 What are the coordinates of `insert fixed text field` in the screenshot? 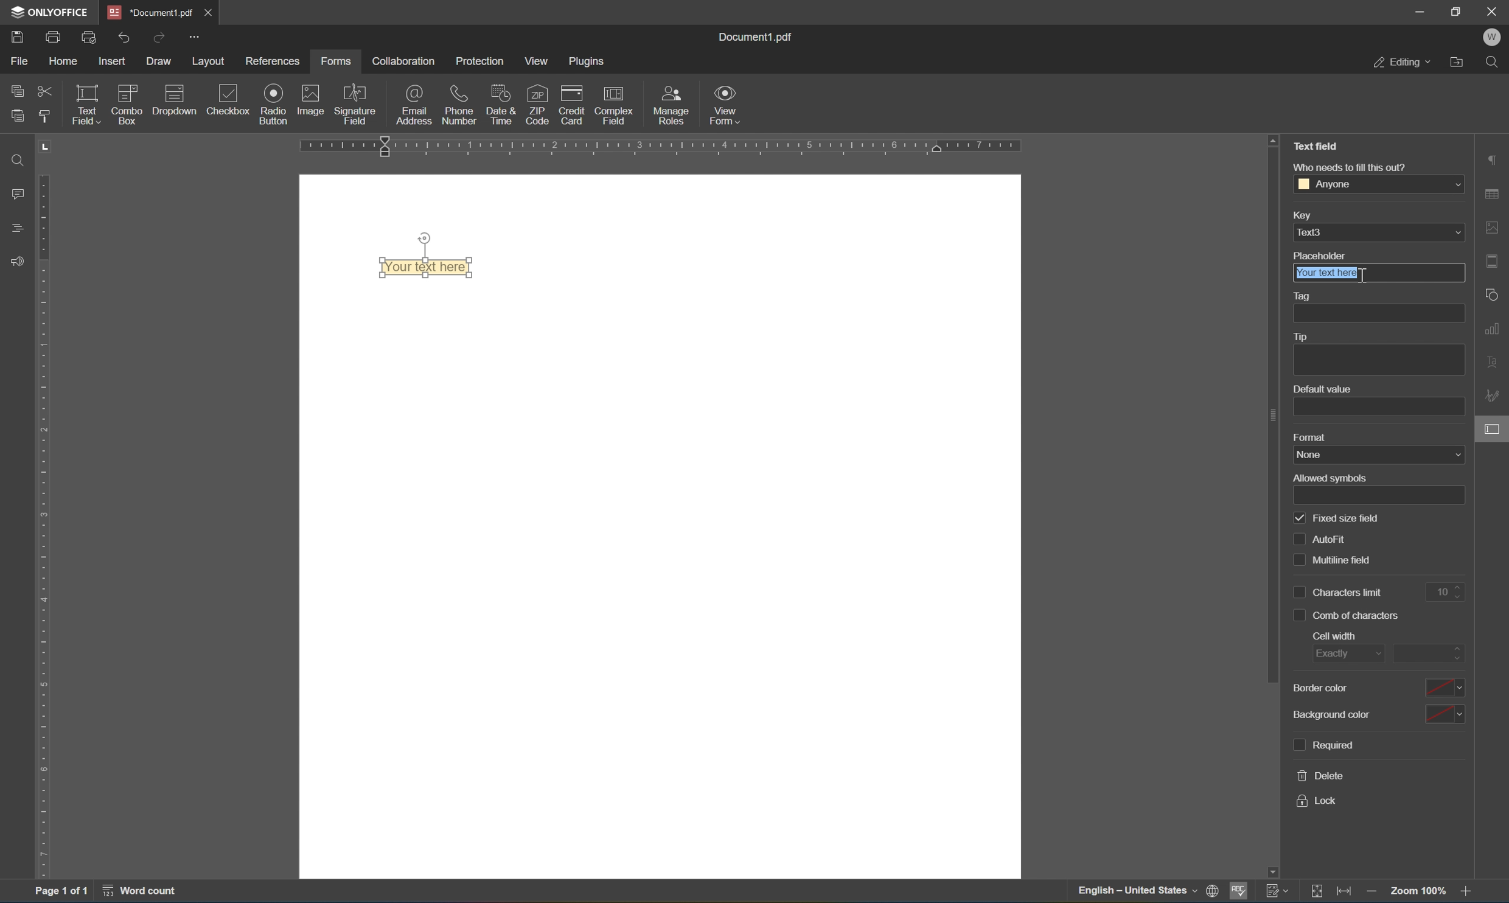 It's located at (154, 122).